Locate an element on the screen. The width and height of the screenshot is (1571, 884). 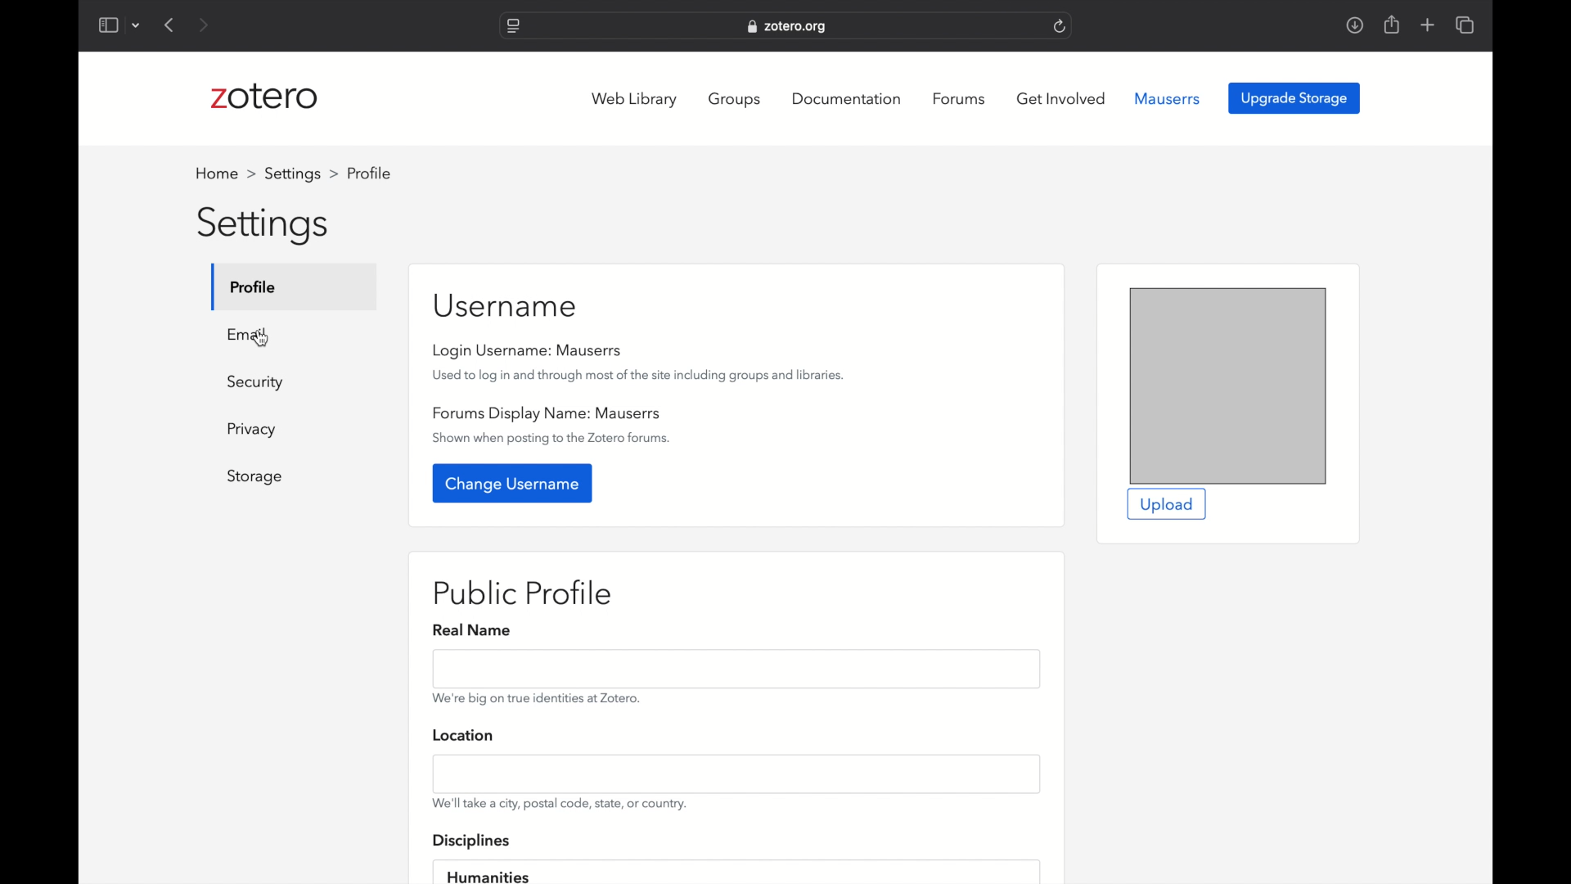
new tab is located at coordinates (1428, 25).